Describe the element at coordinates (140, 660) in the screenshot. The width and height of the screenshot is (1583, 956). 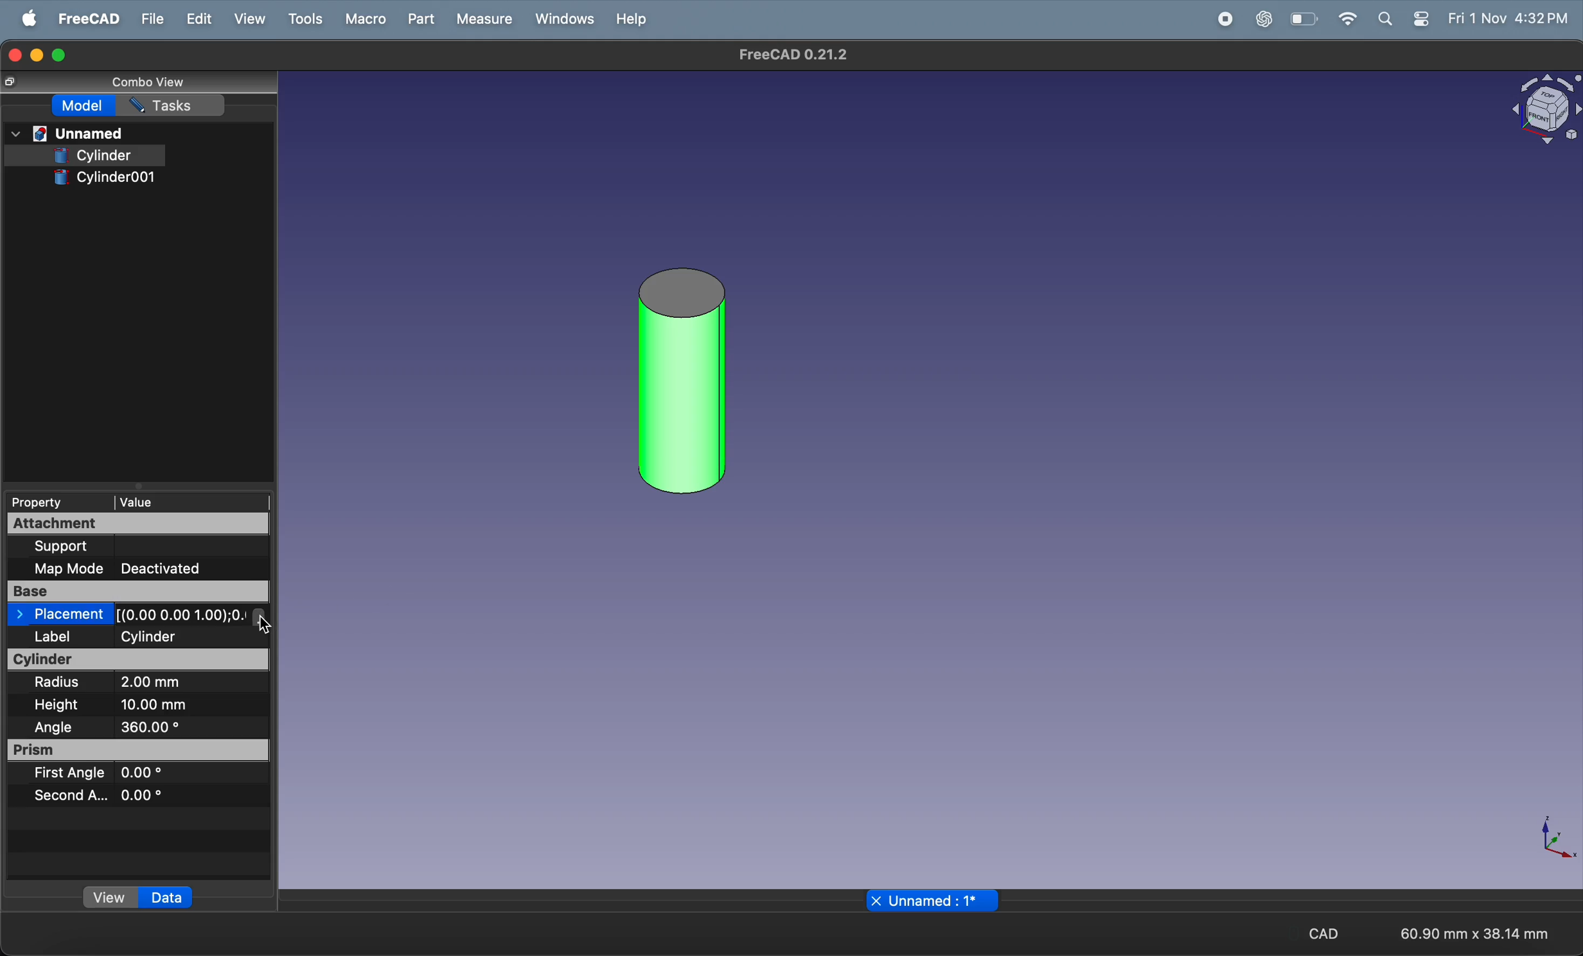
I see `cylinder` at that location.